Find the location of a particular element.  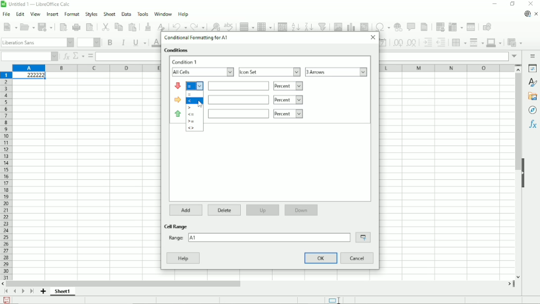

Formula is located at coordinates (90, 56).